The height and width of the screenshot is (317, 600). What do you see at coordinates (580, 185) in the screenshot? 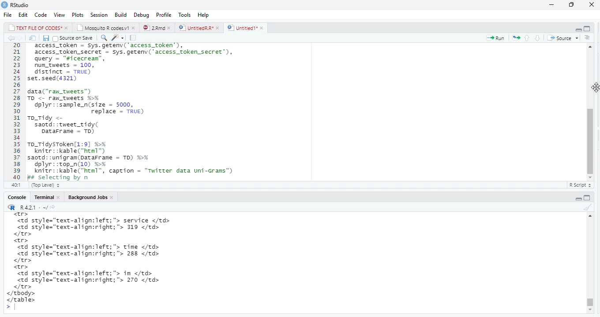
I see `R Script =` at bounding box center [580, 185].